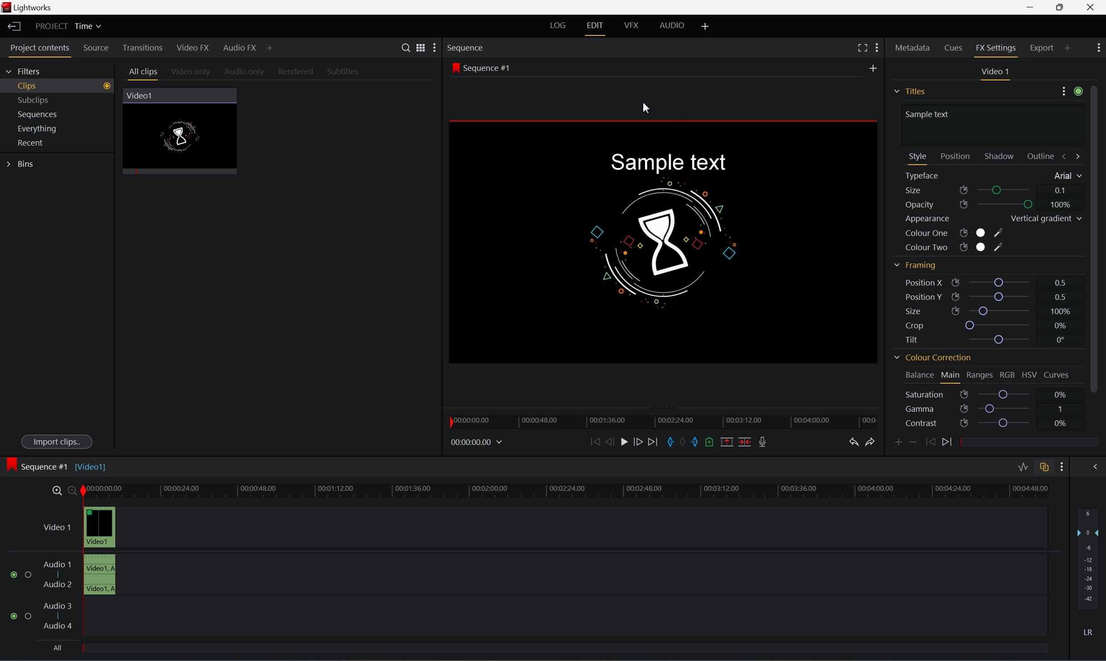 The image size is (1106, 661). What do you see at coordinates (1004, 408) in the screenshot?
I see `slider` at bounding box center [1004, 408].